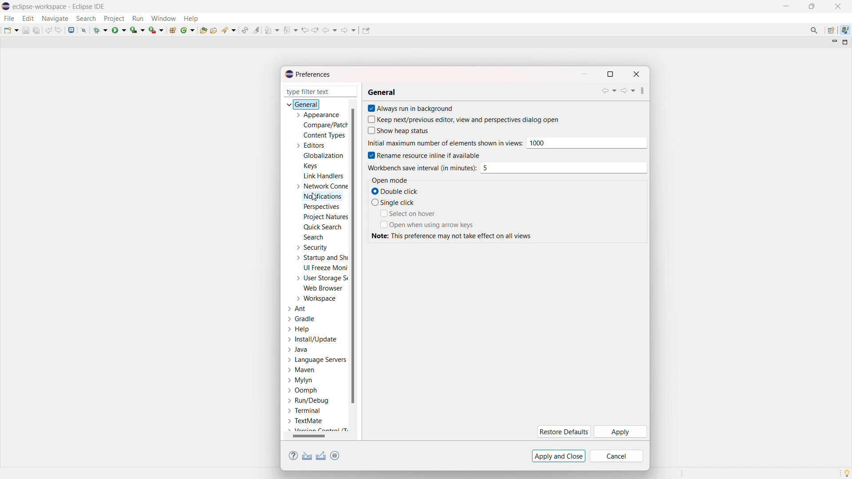  I want to click on coverage, so click(138, 30).